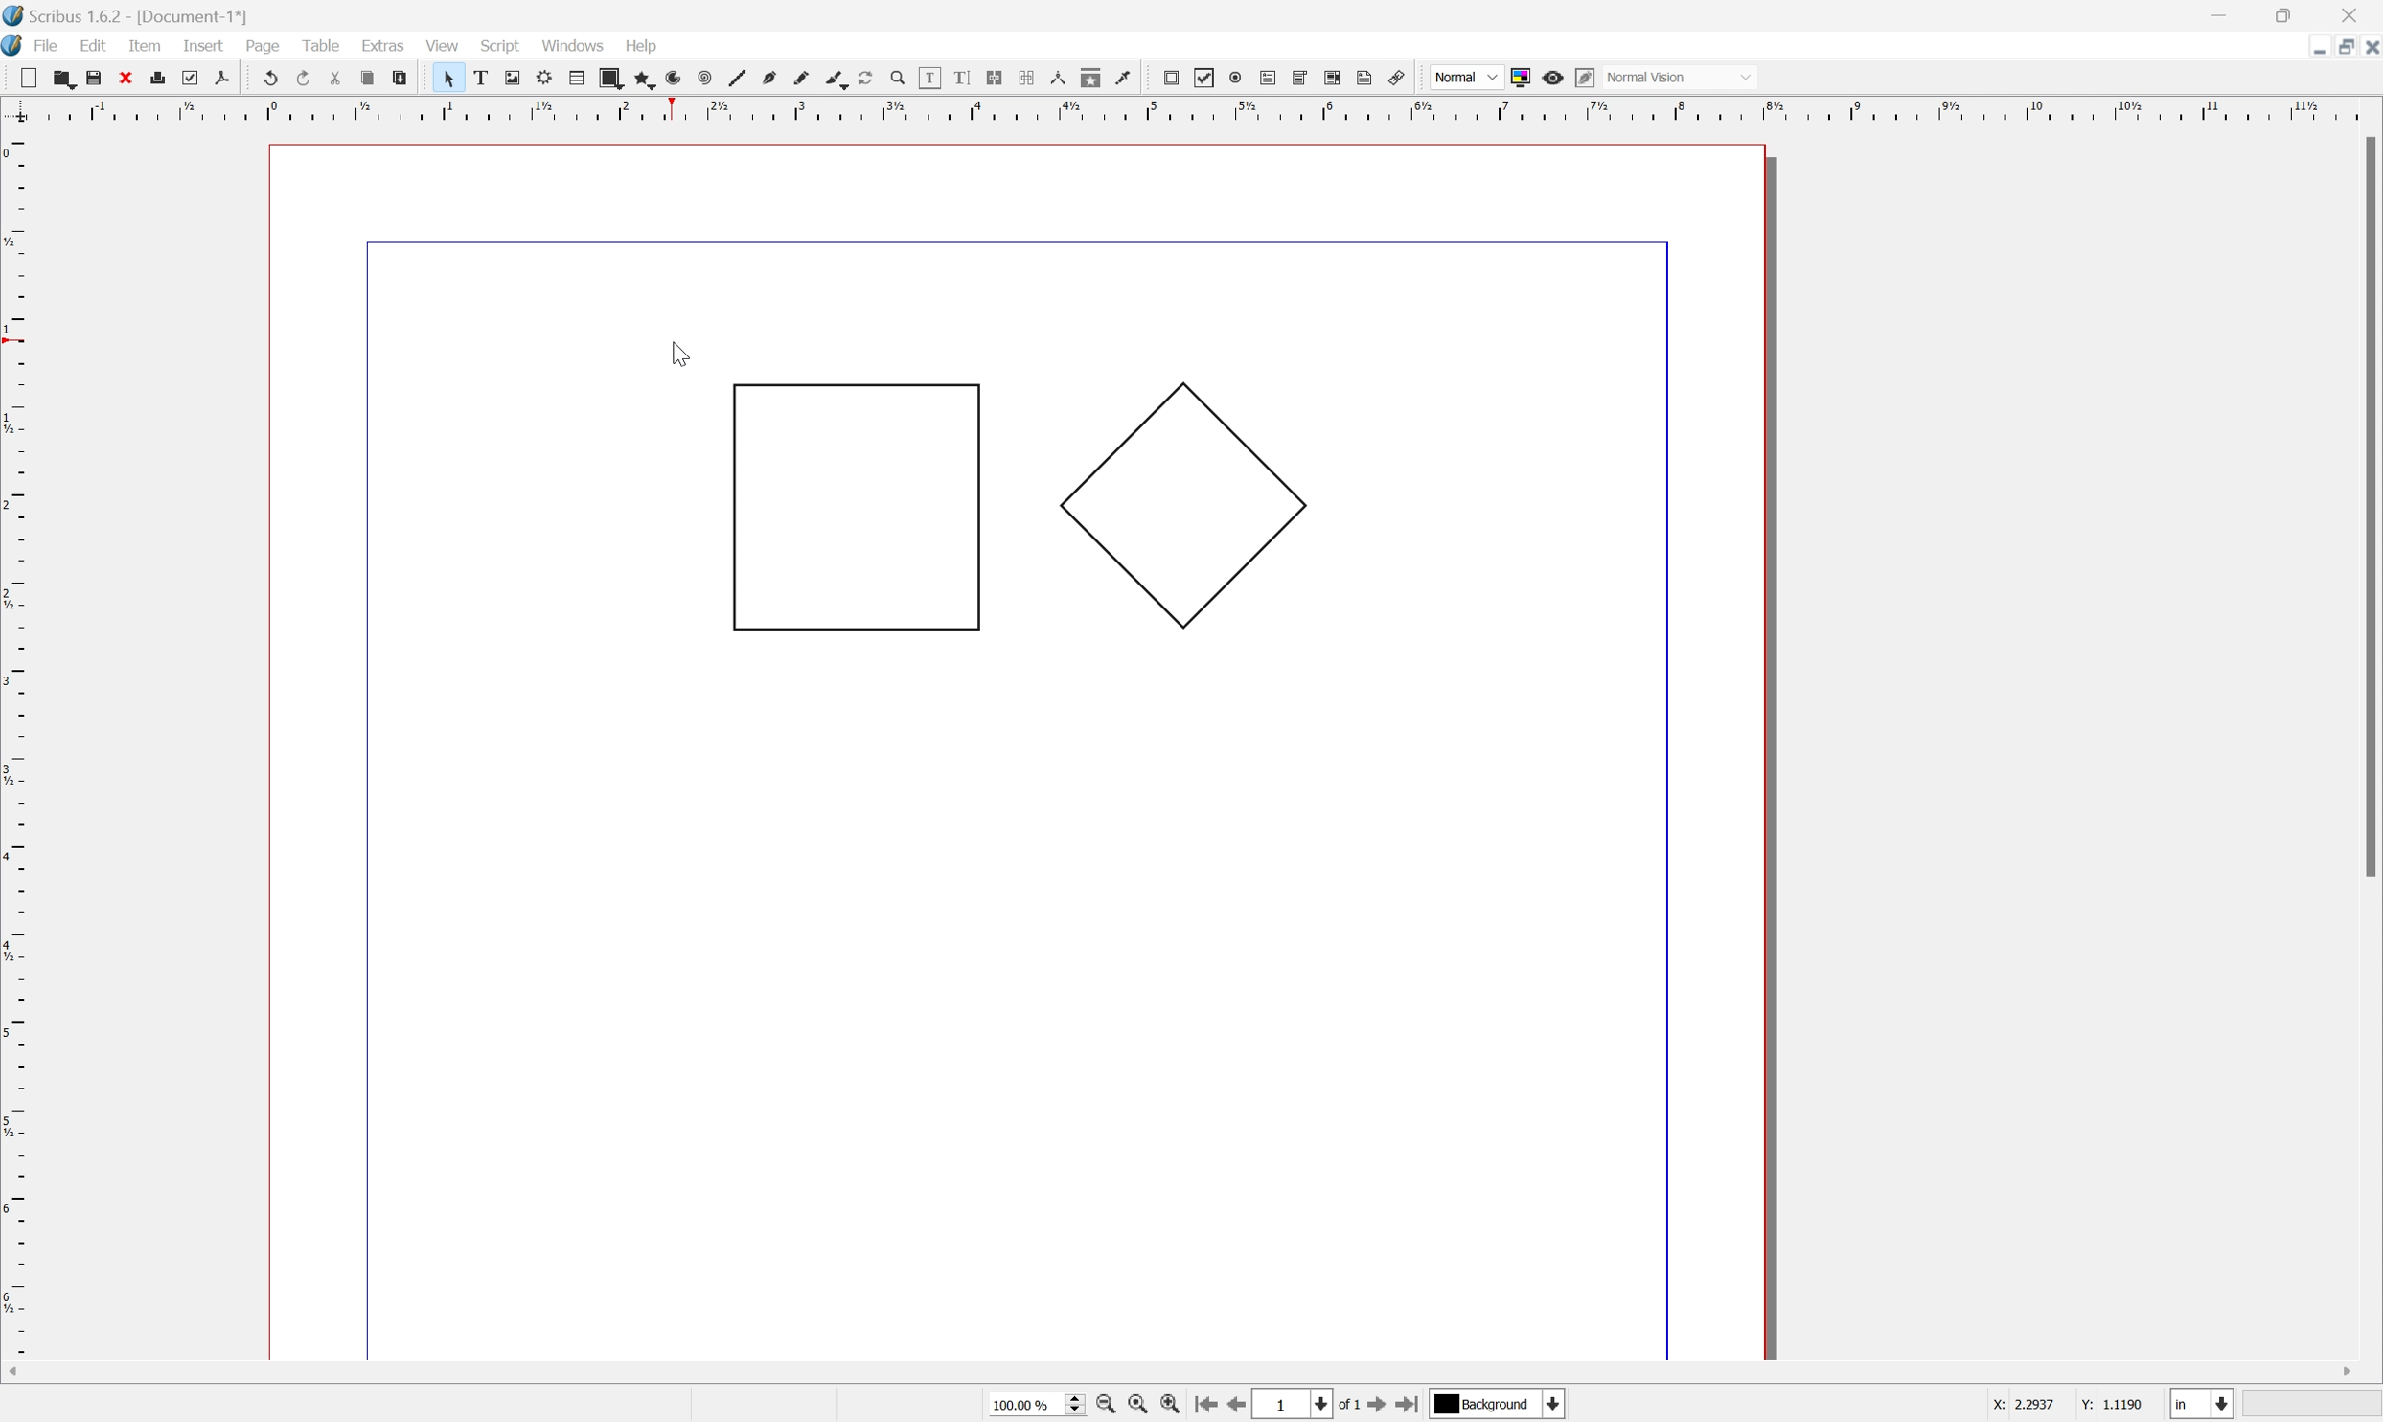  What do you see at coordinates (927, 78) in the screenshot?
I see `edit contents of frame` at bounding box center [927, 78].